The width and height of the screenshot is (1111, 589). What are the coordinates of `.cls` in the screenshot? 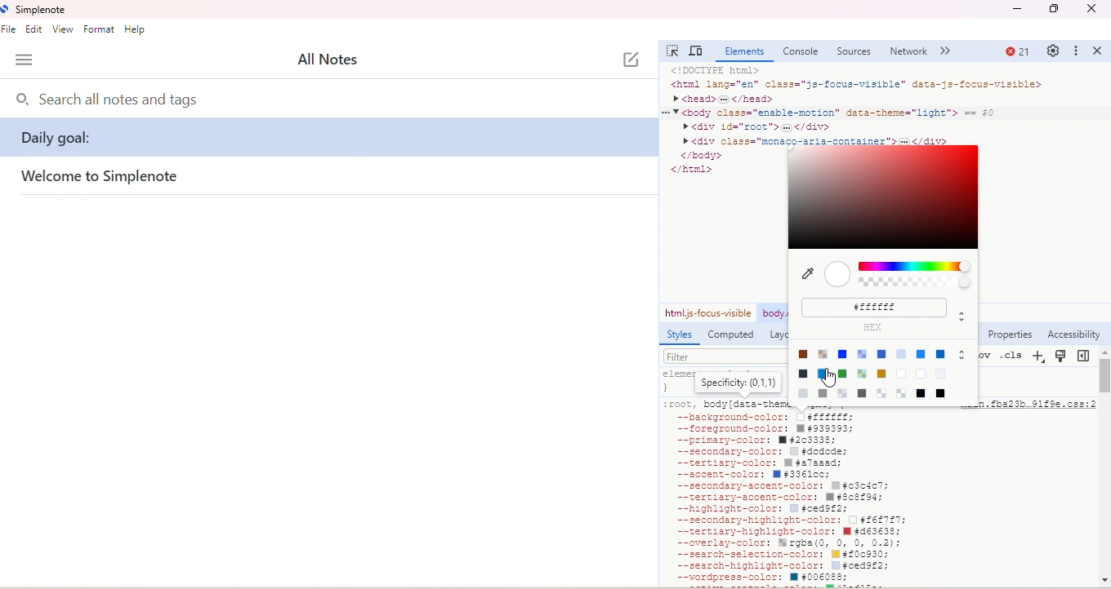 It's located at (1011, 356).